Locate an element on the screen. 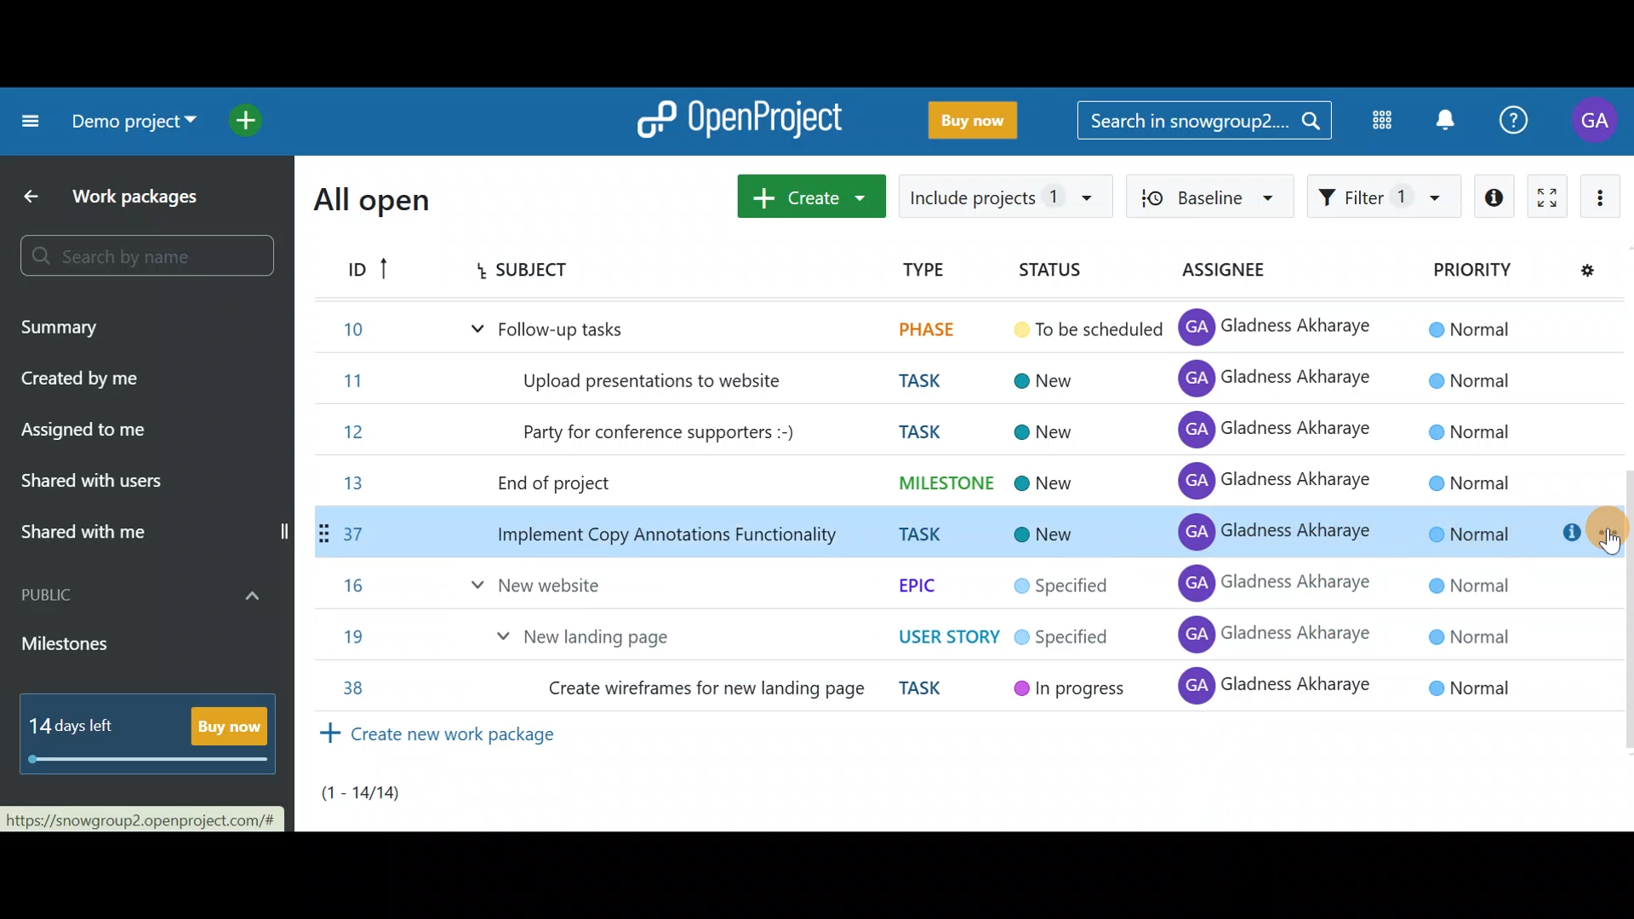 The height and width of the screenshot is (919, 1634). TASK is located at coordinates (912, 431).